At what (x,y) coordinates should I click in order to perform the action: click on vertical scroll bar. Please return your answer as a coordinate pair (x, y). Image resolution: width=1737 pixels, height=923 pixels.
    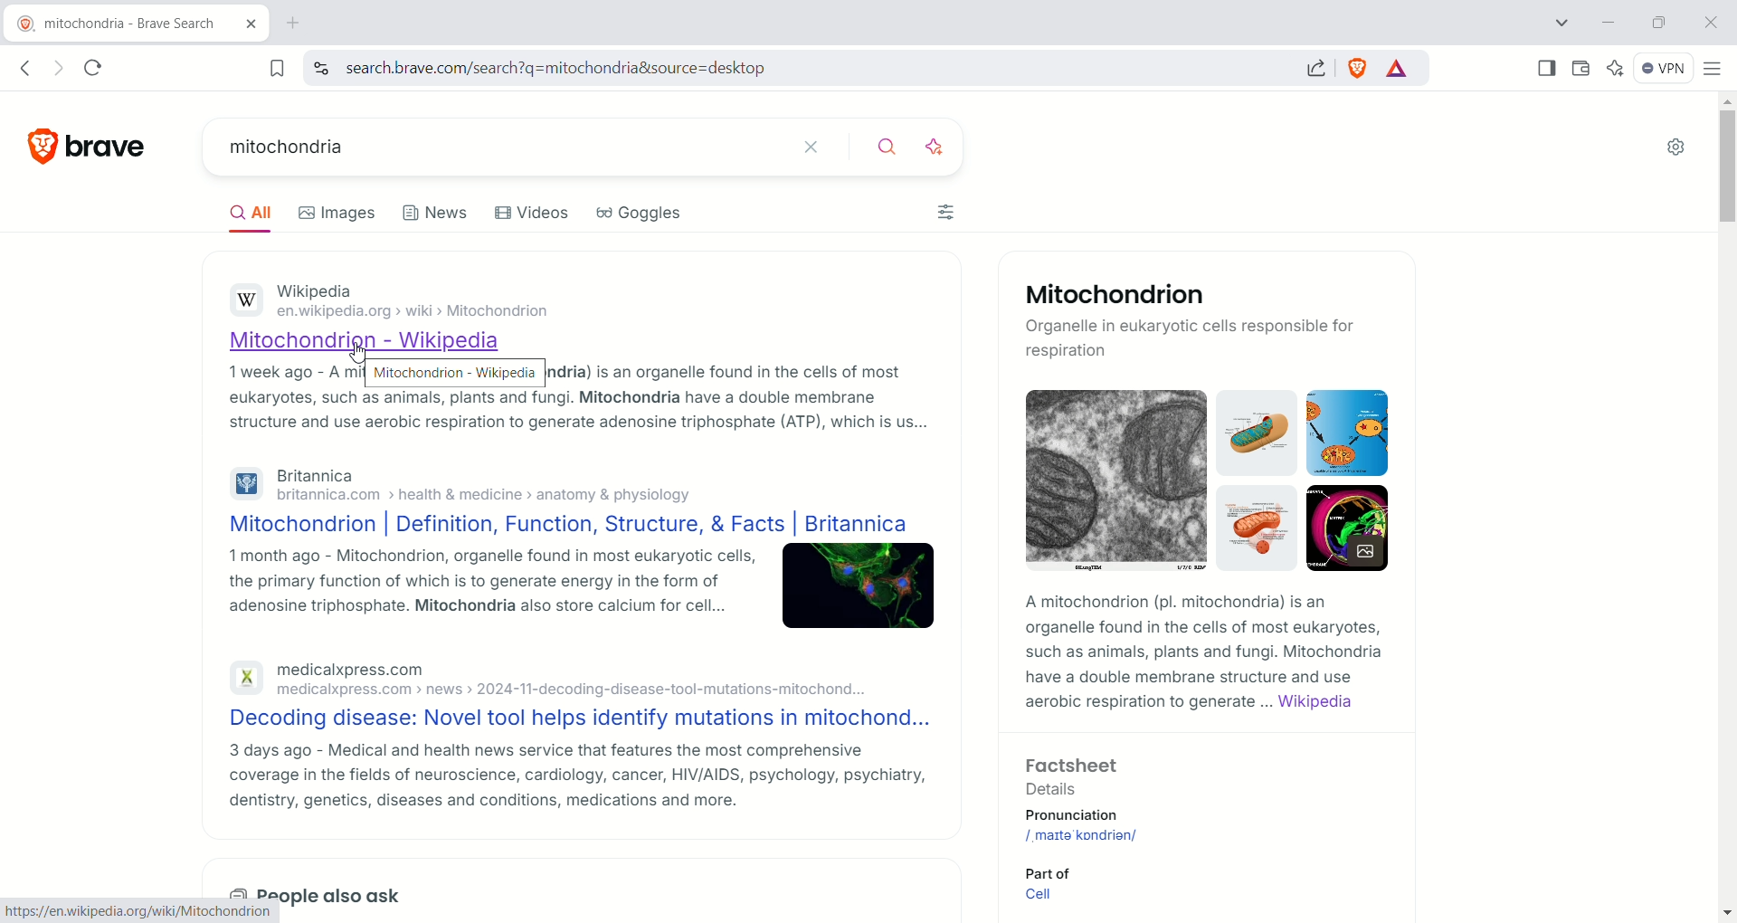
    Looking at the image, I should click on (1726, 509).